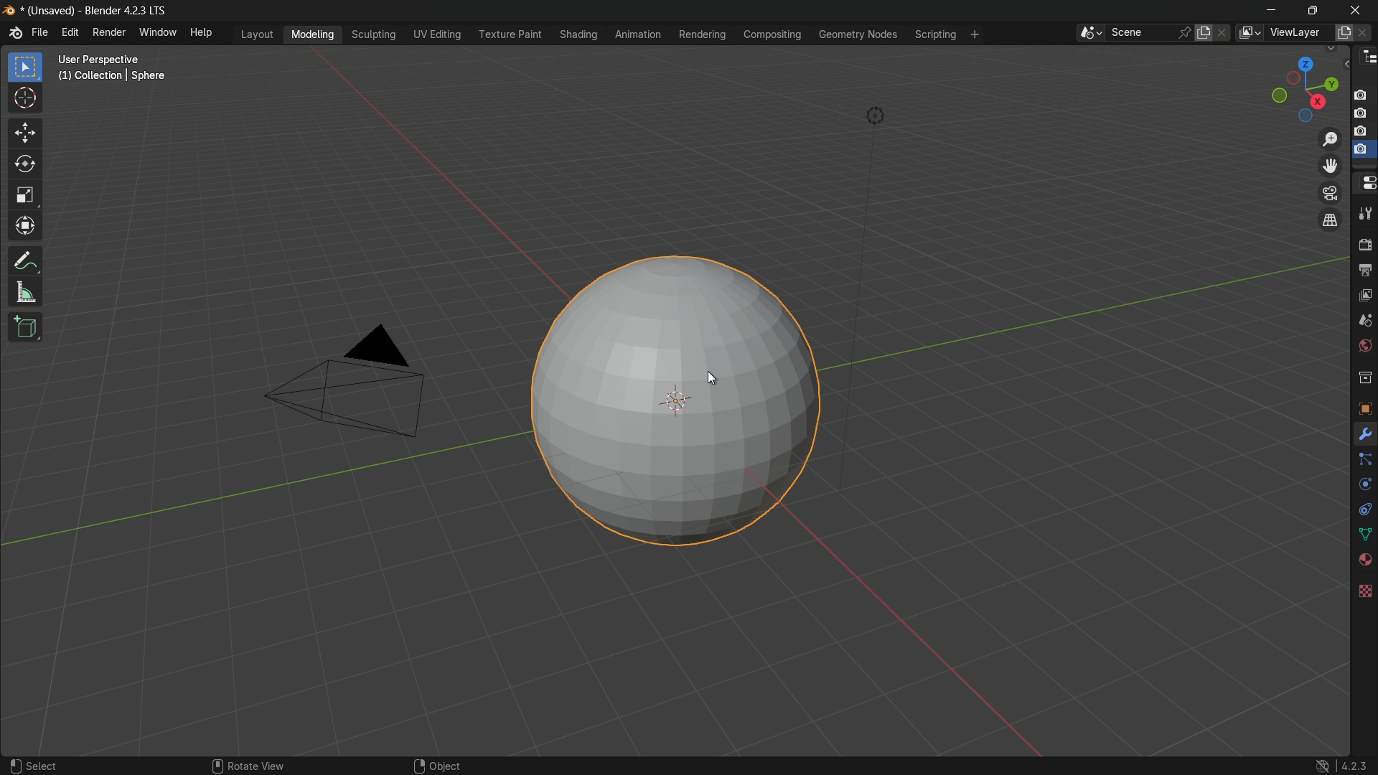 This screenshot has height=775, width=1378. Describe the element at coordinates (1366, 32) in the screenshot. I see `remove layer` at that location.